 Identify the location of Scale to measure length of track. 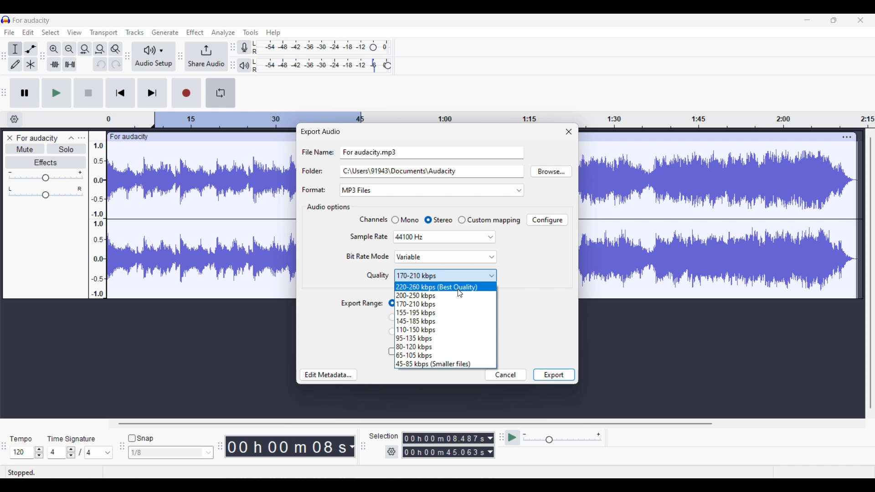
(490, 116).